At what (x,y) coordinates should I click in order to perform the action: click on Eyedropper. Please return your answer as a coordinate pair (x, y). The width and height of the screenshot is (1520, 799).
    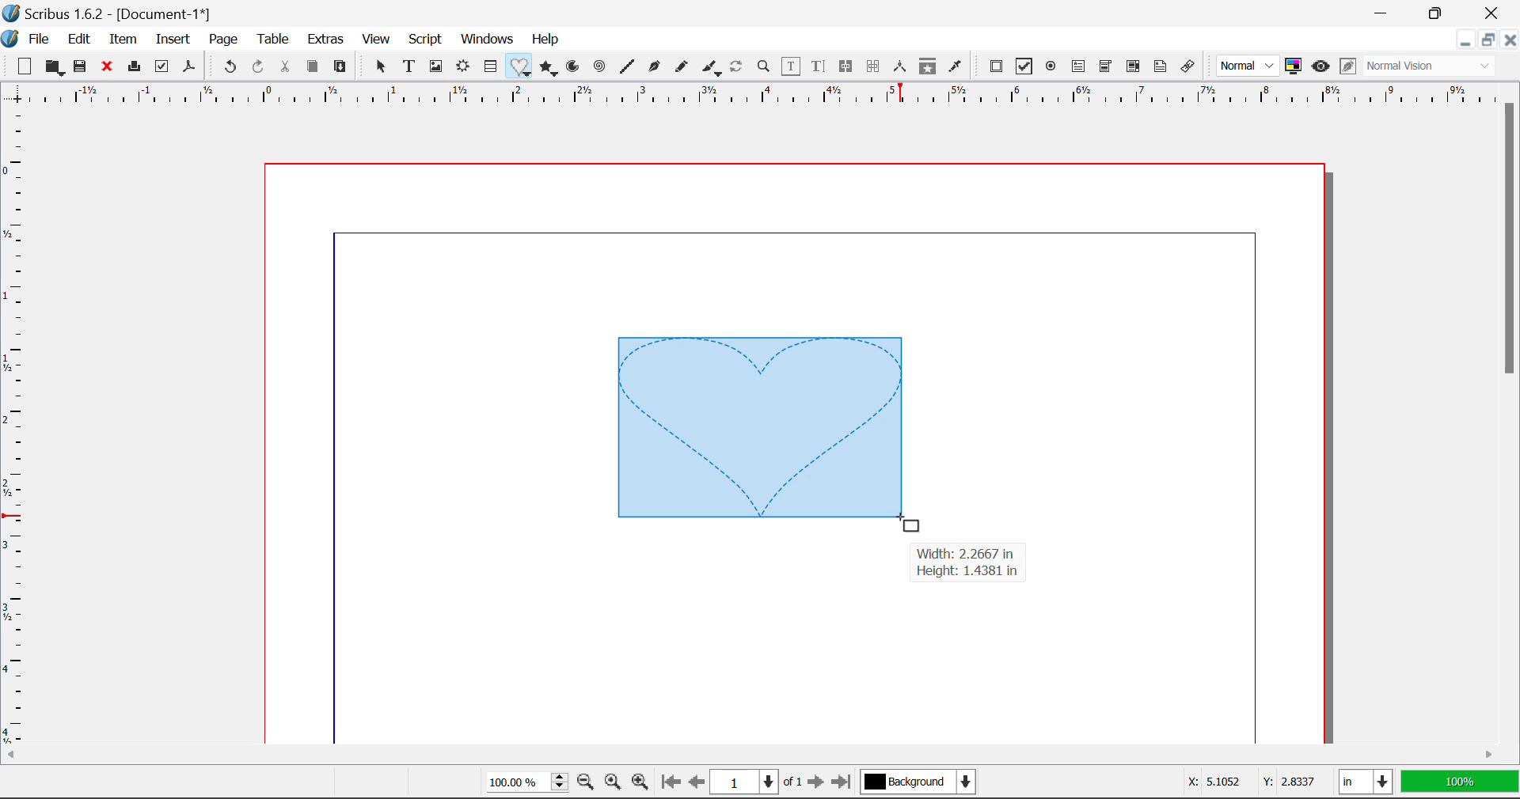
    Looking at the image, I should click on (956, 66).